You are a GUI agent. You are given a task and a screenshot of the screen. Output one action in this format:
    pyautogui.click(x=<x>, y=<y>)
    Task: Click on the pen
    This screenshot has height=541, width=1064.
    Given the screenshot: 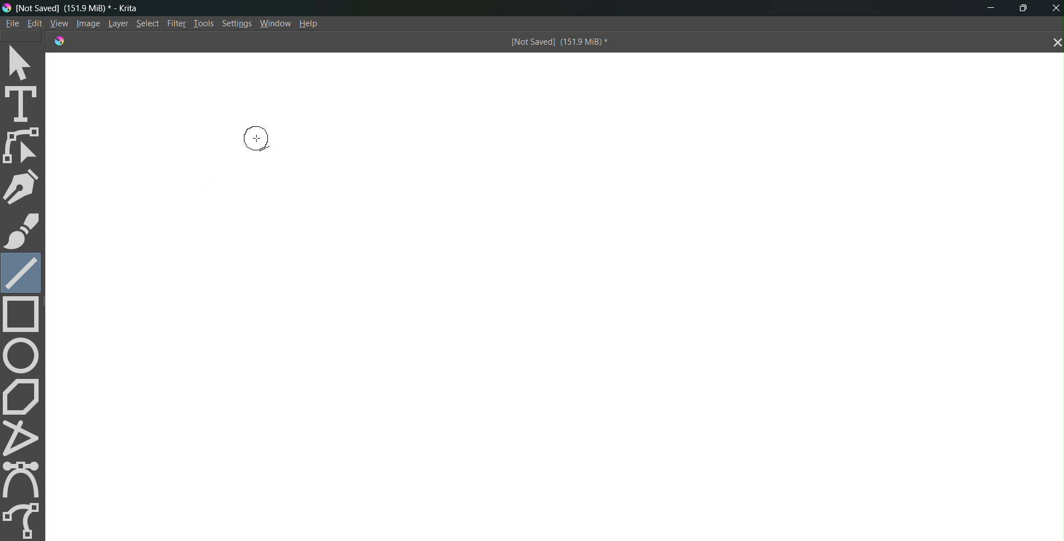 What is the action you would take?
    pyautogui.click(x=24, y=187)
    